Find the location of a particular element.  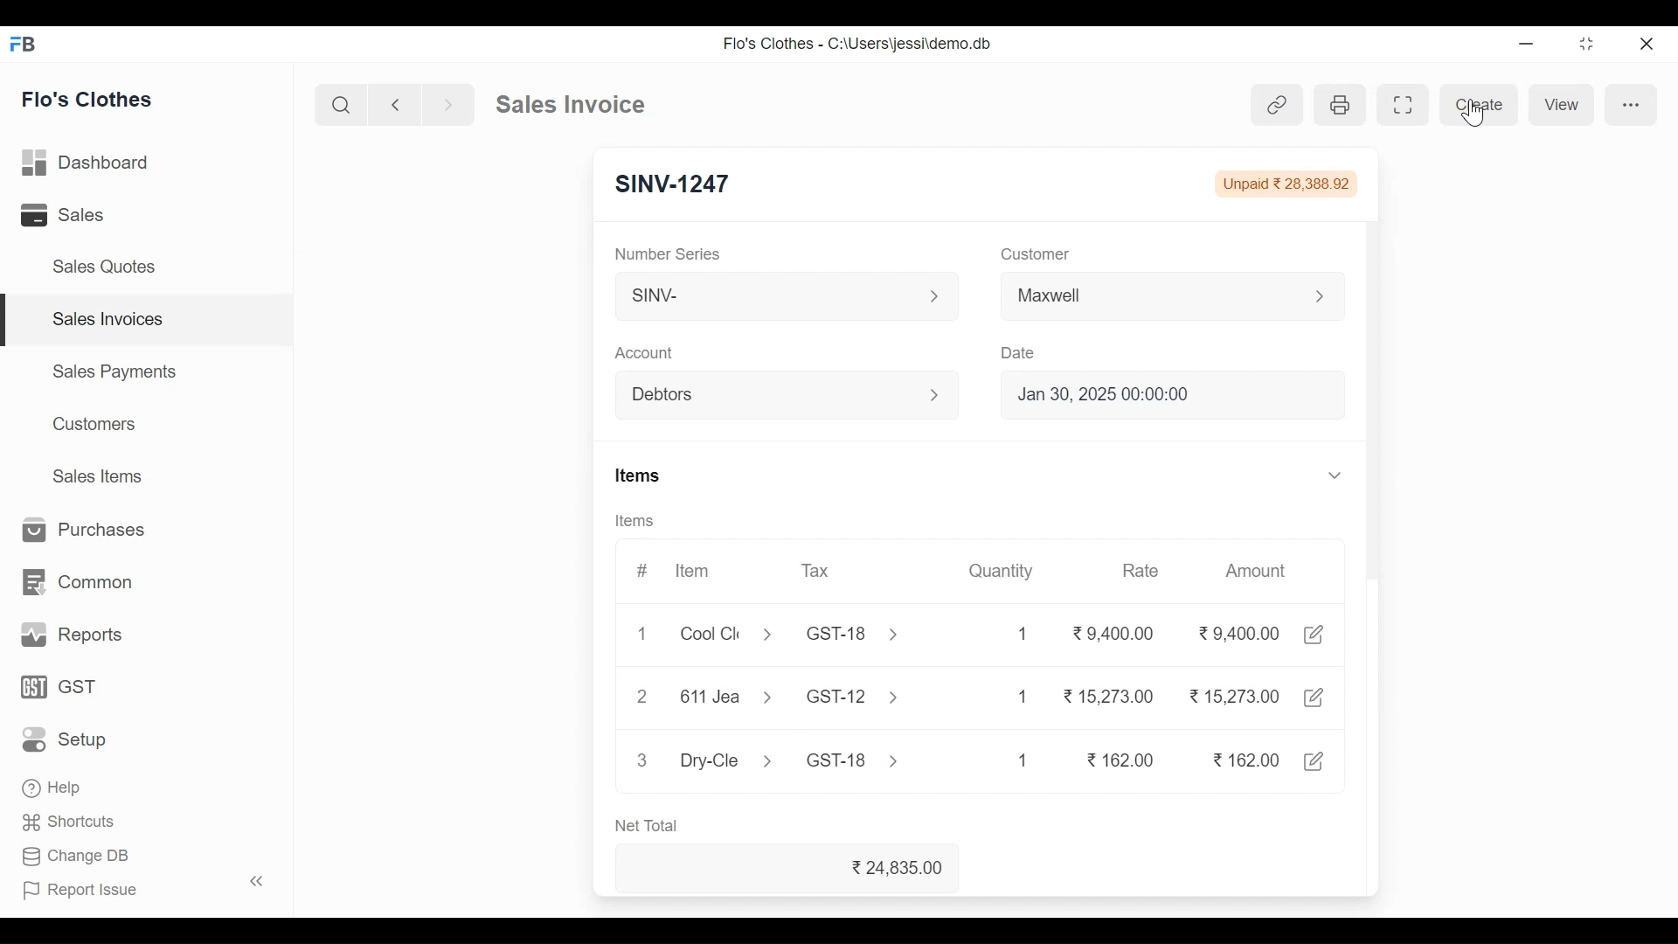

Sales Payments is located at coordinates (115, 371).